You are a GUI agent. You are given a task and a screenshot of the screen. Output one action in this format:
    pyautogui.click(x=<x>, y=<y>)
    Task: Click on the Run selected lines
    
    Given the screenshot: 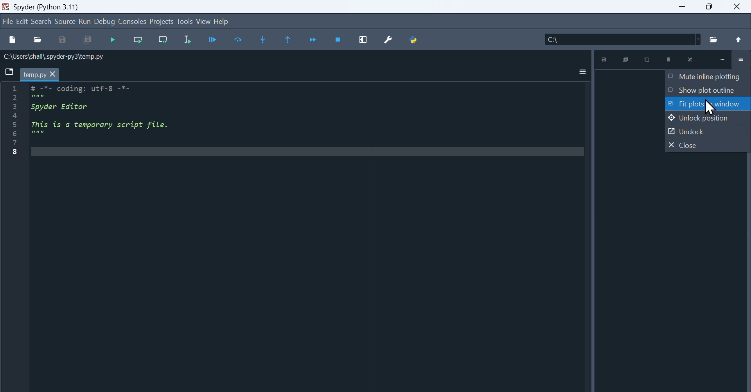 What is the action you would take?
    pyautogui.click(x=241, y=40)
    